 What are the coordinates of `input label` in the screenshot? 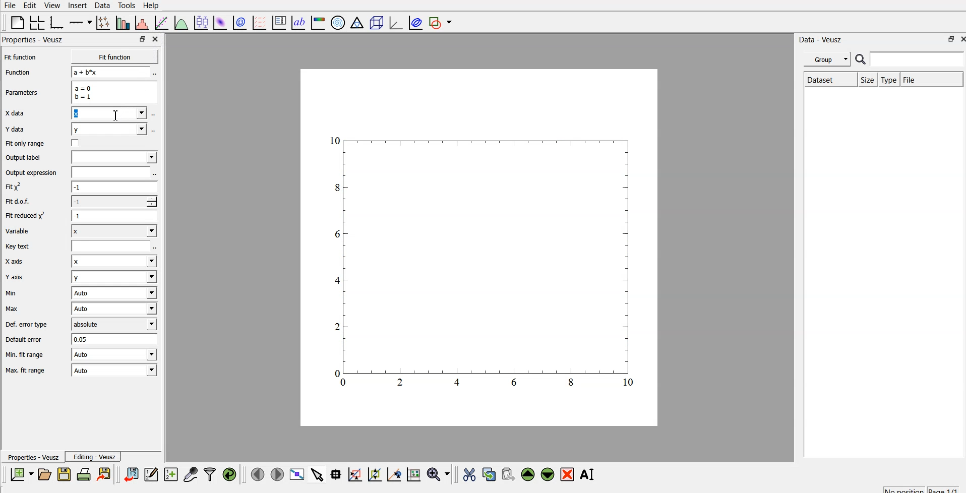 It's located at (114, 157).